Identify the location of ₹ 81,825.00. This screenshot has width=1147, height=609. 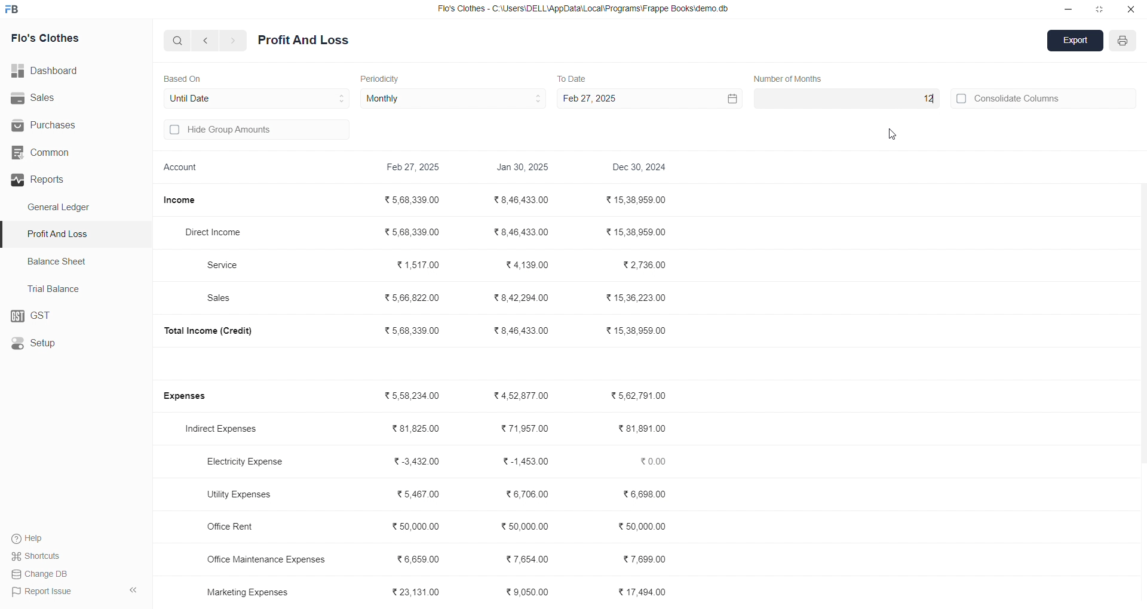
(416, 429).